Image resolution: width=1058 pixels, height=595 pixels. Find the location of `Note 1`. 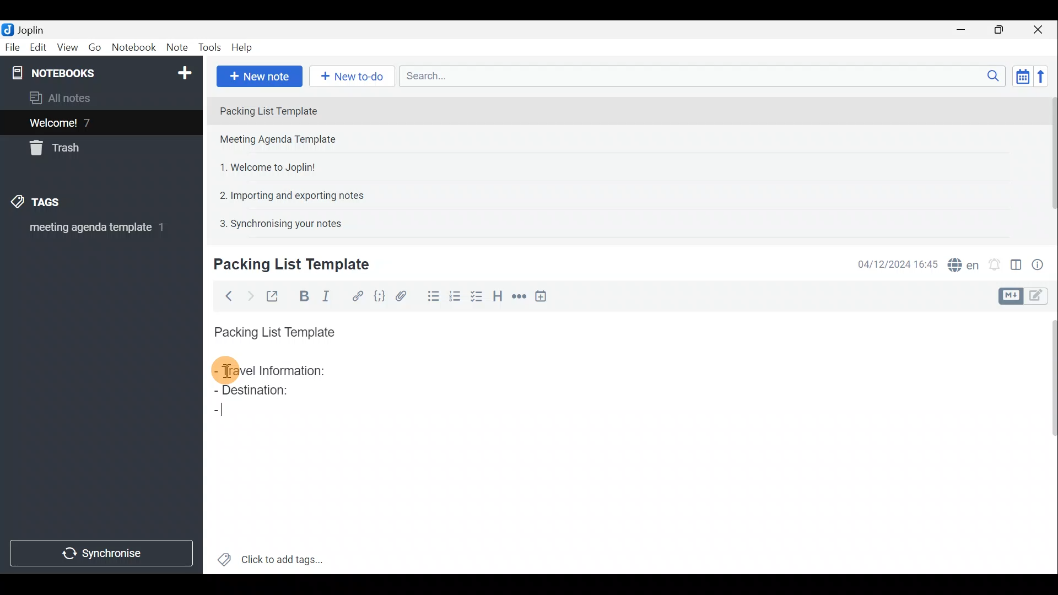

Note 1 is located at coordinates (308, 110).